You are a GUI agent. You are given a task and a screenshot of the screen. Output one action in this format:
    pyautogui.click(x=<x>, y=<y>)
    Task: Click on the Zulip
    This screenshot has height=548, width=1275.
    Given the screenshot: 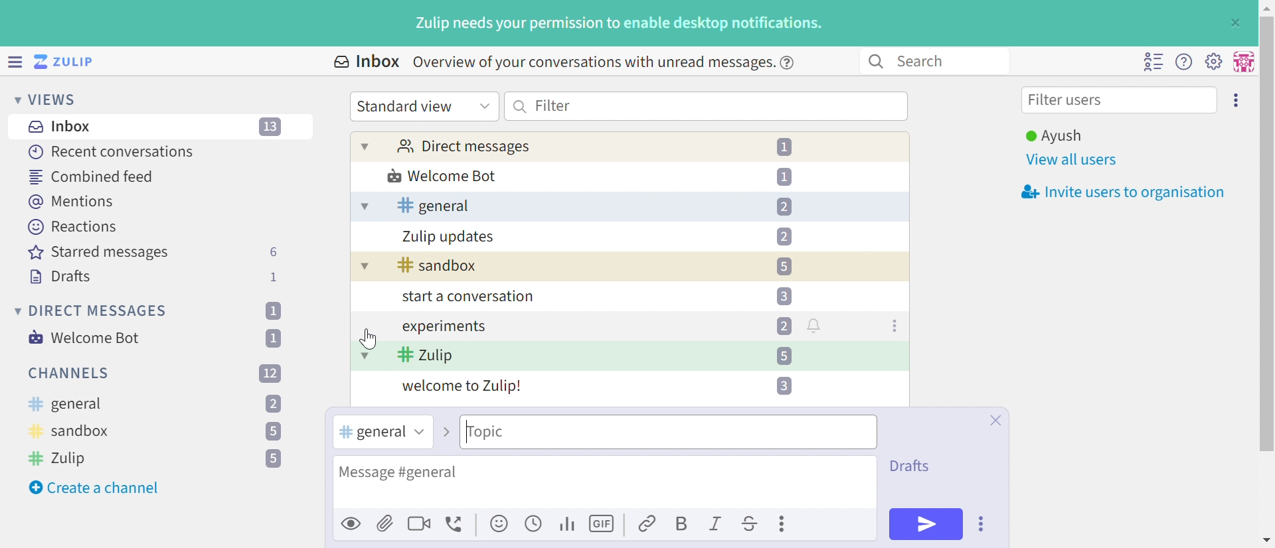 What is the action you would take?
    pyautogui.click(x=426, y=356)
    